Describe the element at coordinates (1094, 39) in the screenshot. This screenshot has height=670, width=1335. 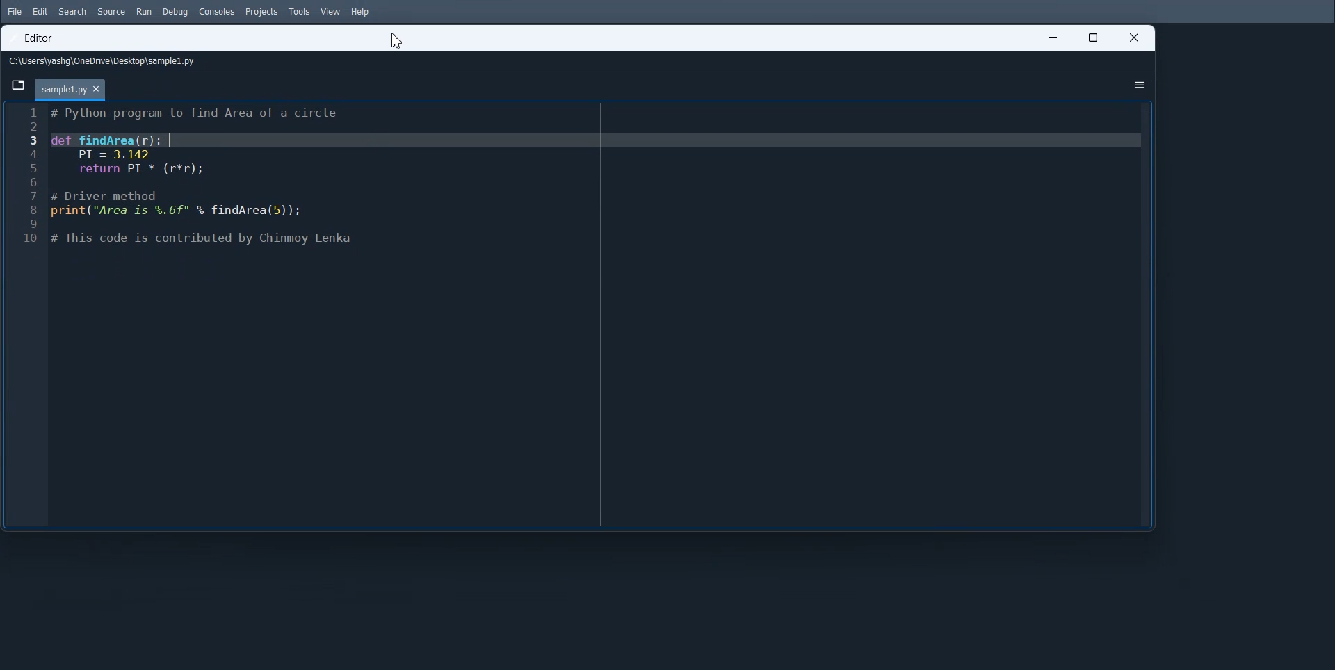
I see `Maximize` at that location.